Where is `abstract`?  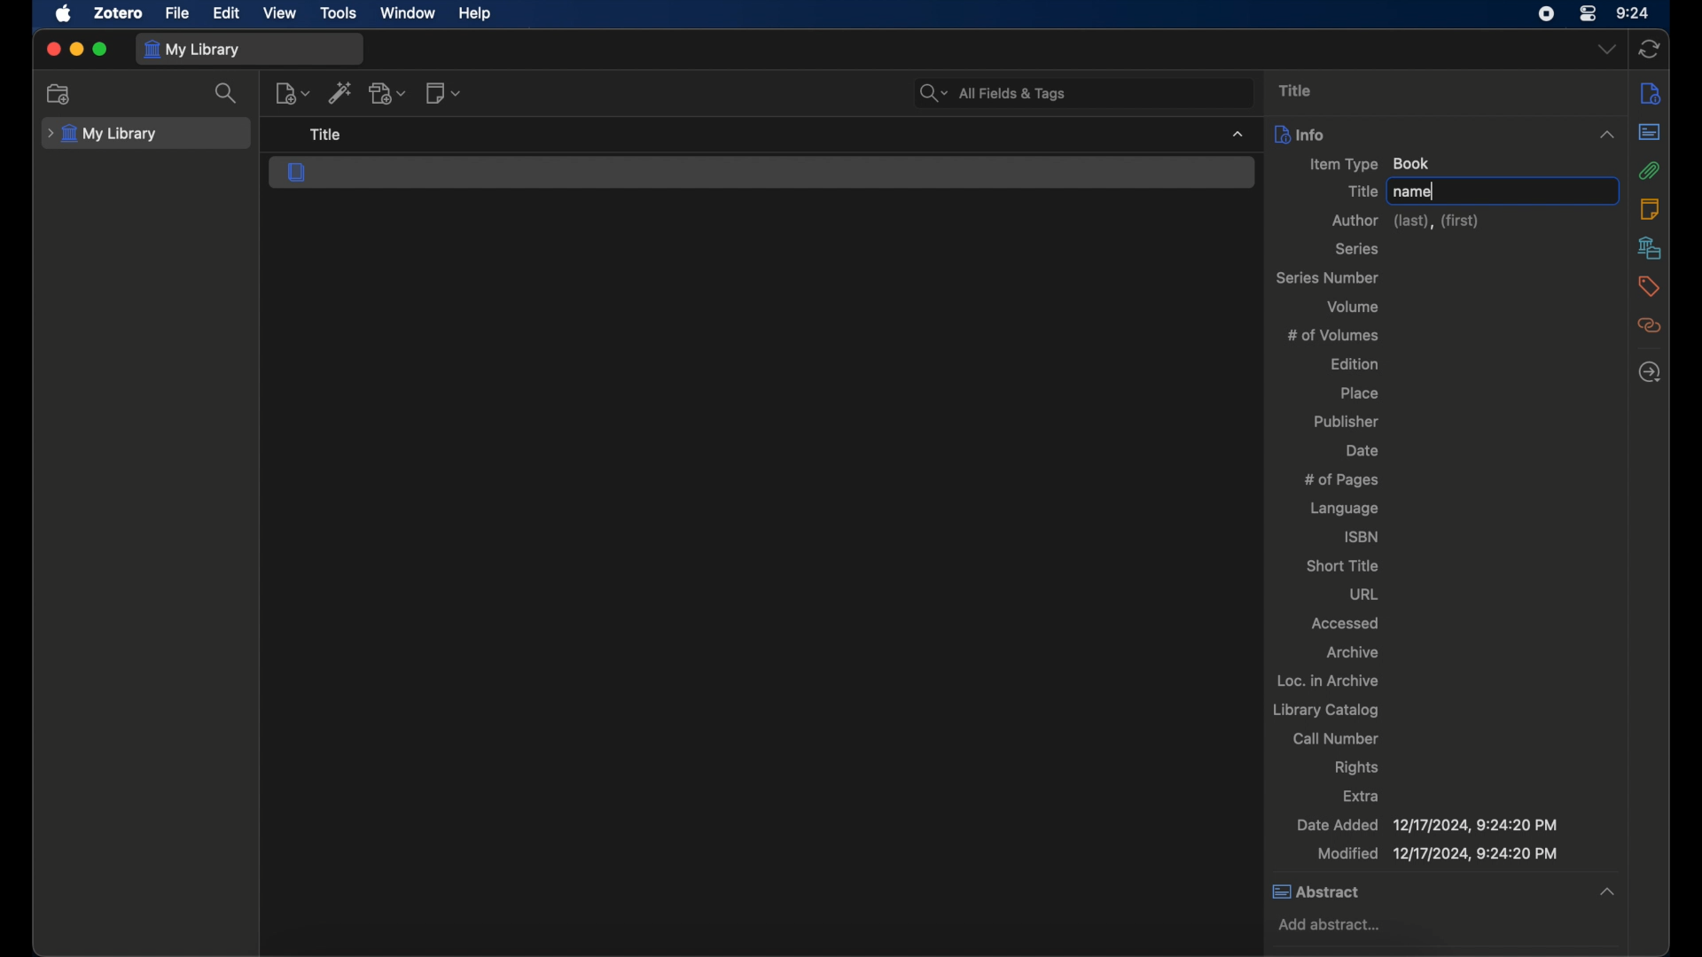
abstract is located at coordinates (1651, 132).